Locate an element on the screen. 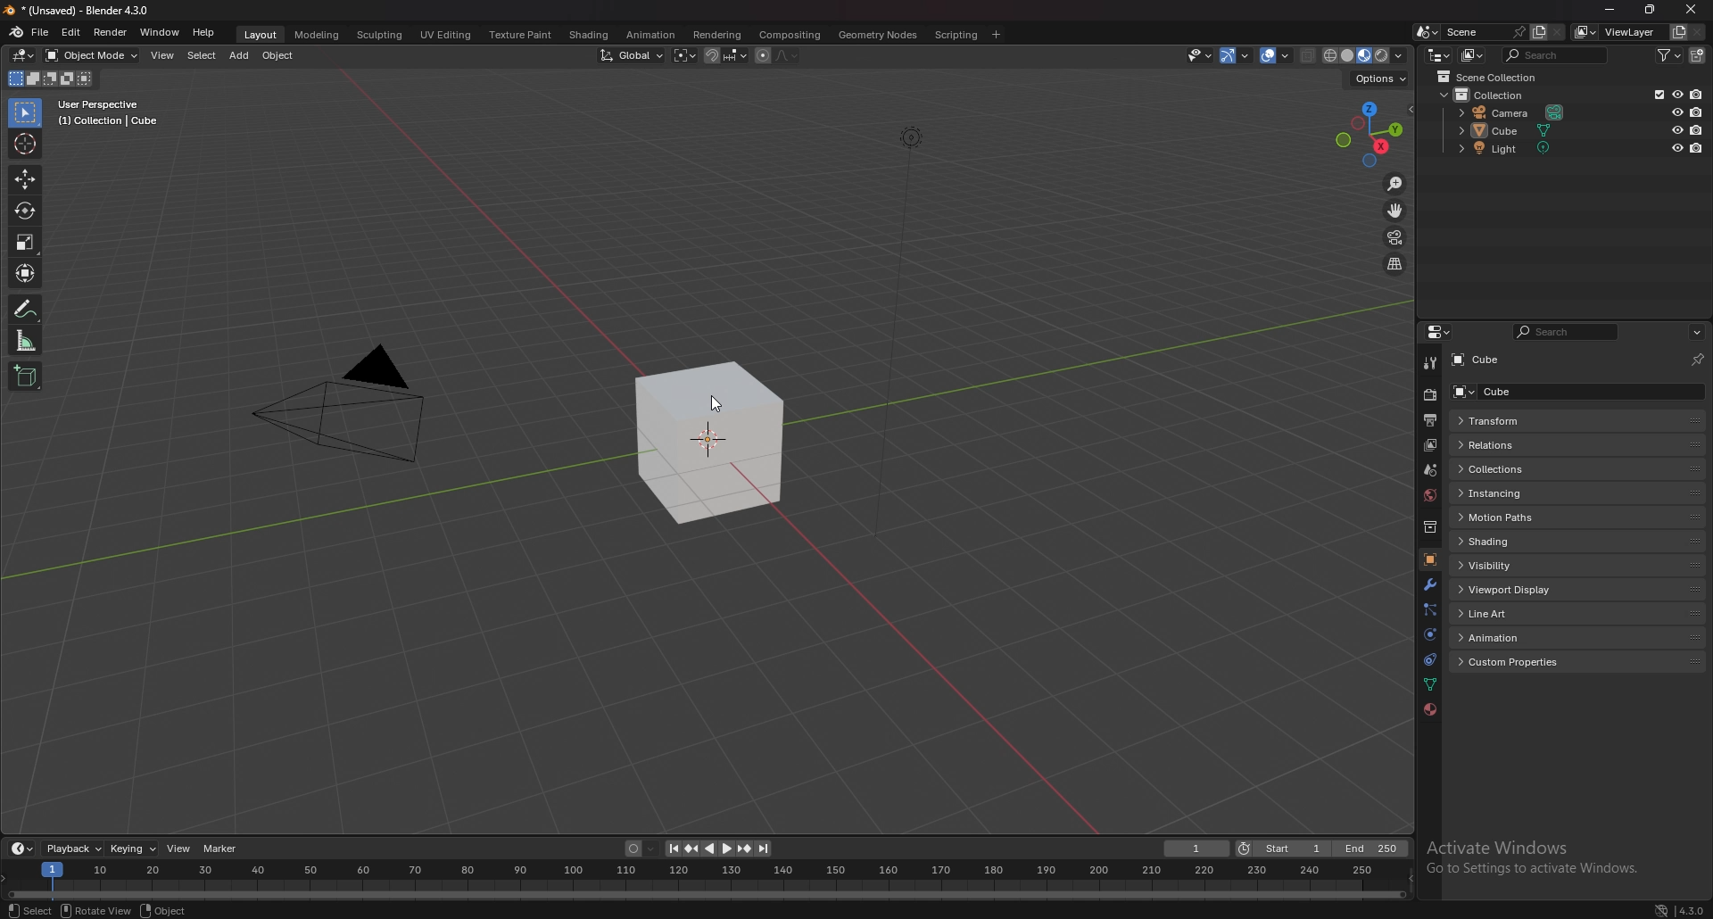  mode is located at coordinates (49, 79).